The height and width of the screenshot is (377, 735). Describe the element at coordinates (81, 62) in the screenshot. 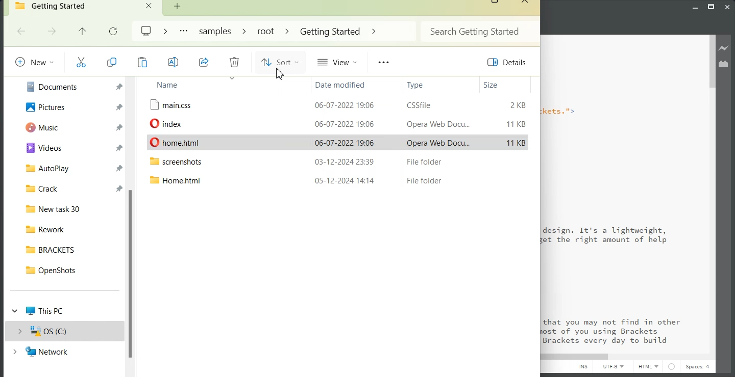

I see `Cut` at that location.